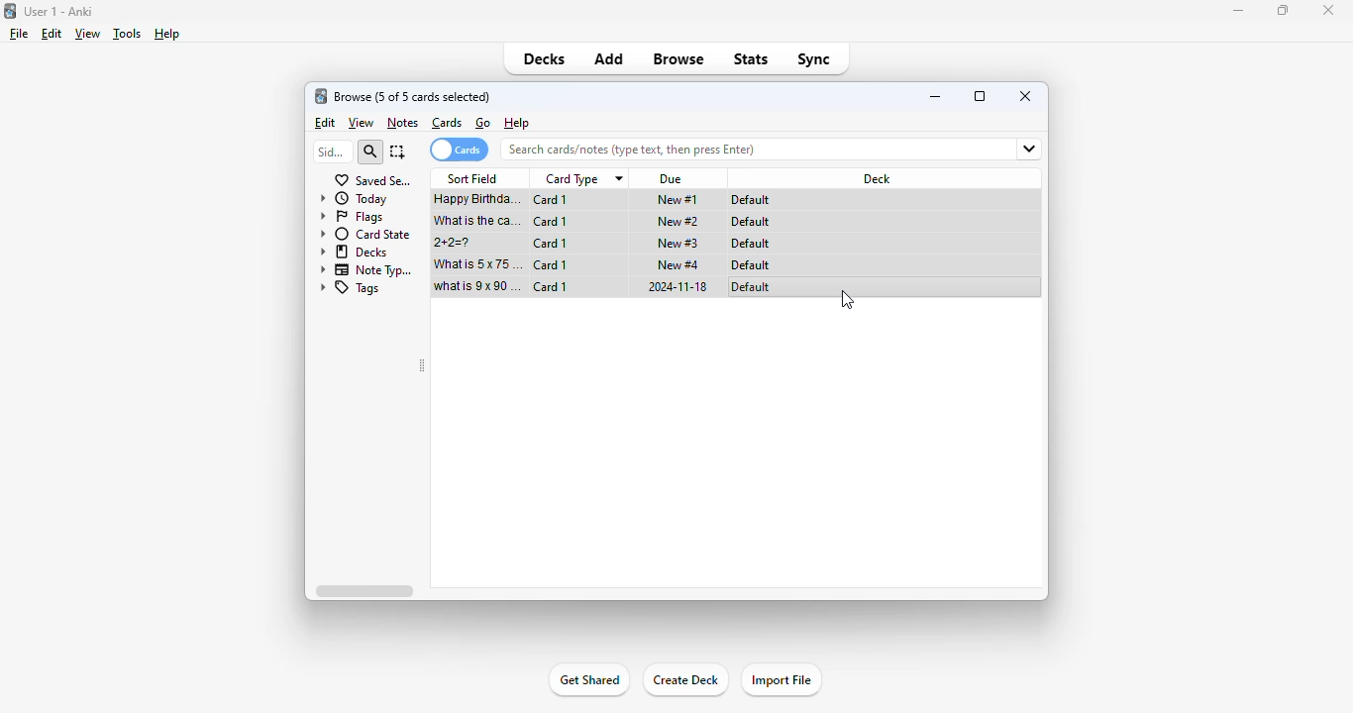 This screenshot has height=713, width=1353. I want to click on card 1, so click(550, 264).